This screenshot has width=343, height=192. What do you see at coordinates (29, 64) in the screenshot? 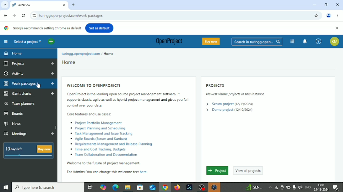
I see `Projects` at bounding box center [29, 64].